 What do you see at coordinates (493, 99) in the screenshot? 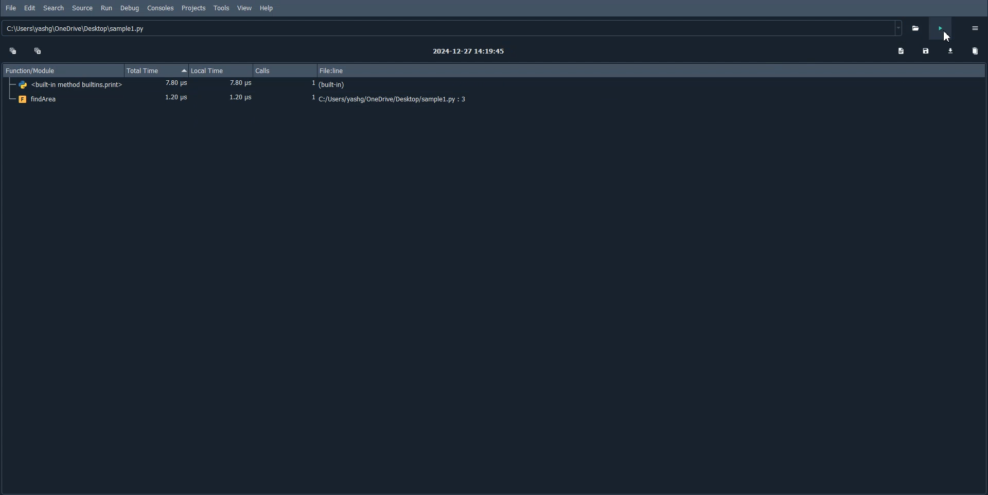
I see `findArea file` at bounding box center [493, 99].